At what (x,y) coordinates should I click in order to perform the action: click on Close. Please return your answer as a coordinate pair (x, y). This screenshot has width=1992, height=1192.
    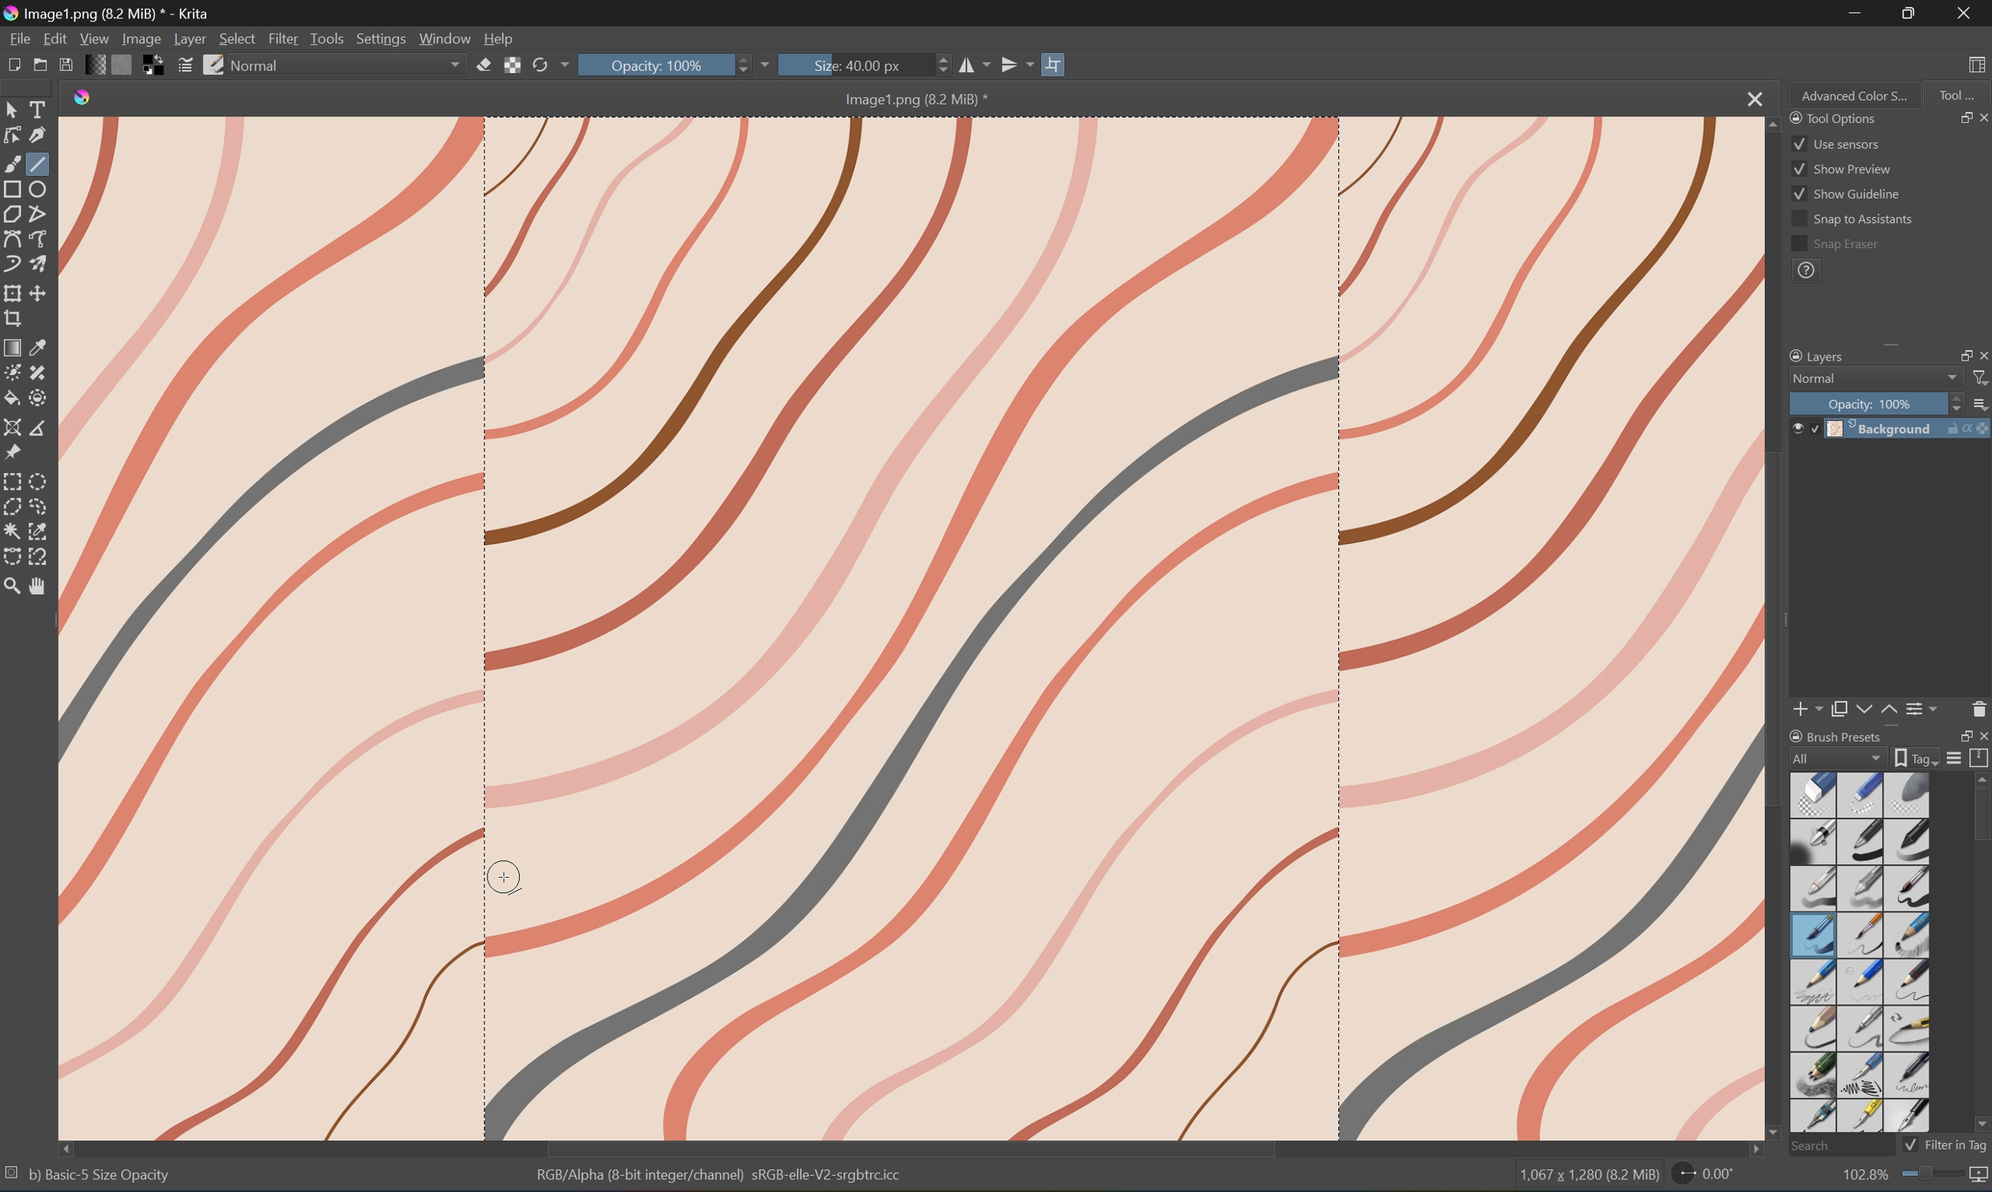
    Looking at the image, I should click on (1980, 354).